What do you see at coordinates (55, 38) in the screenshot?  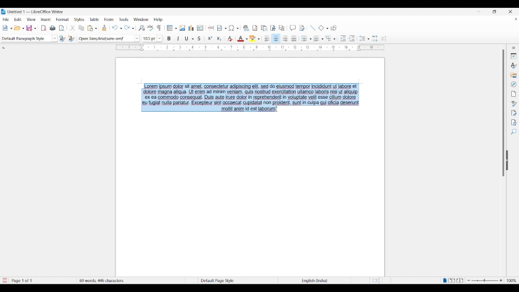 I see `Paragraph style options` at bounding box center [55, 38].